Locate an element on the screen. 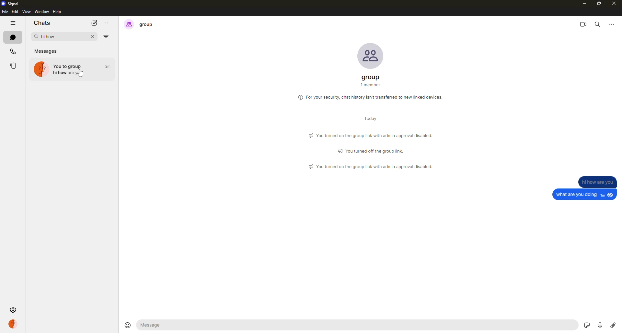  day is located at coordinates (367, 119).